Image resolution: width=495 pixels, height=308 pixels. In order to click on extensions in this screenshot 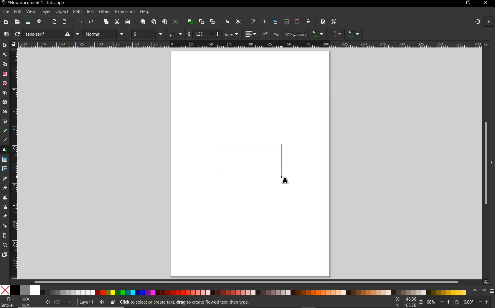, I will do `click(125, 12)`.